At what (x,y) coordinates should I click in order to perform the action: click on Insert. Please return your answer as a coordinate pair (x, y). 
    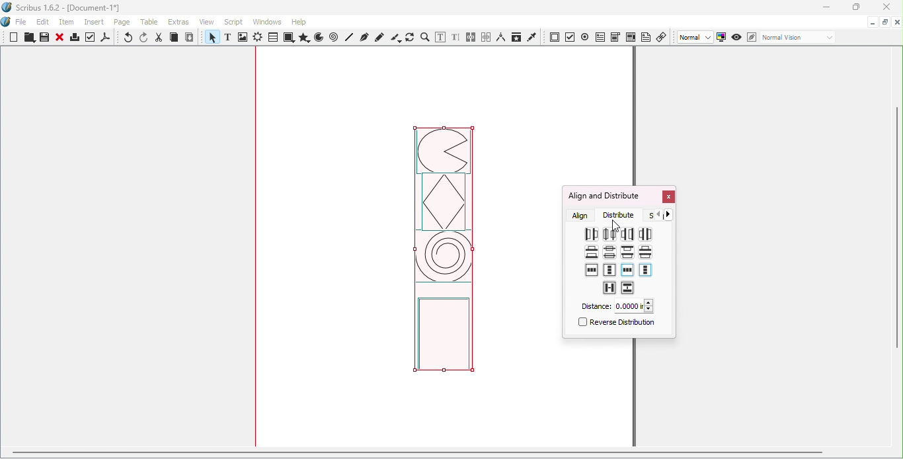
    Looking at the image, I should click on (96, 21).